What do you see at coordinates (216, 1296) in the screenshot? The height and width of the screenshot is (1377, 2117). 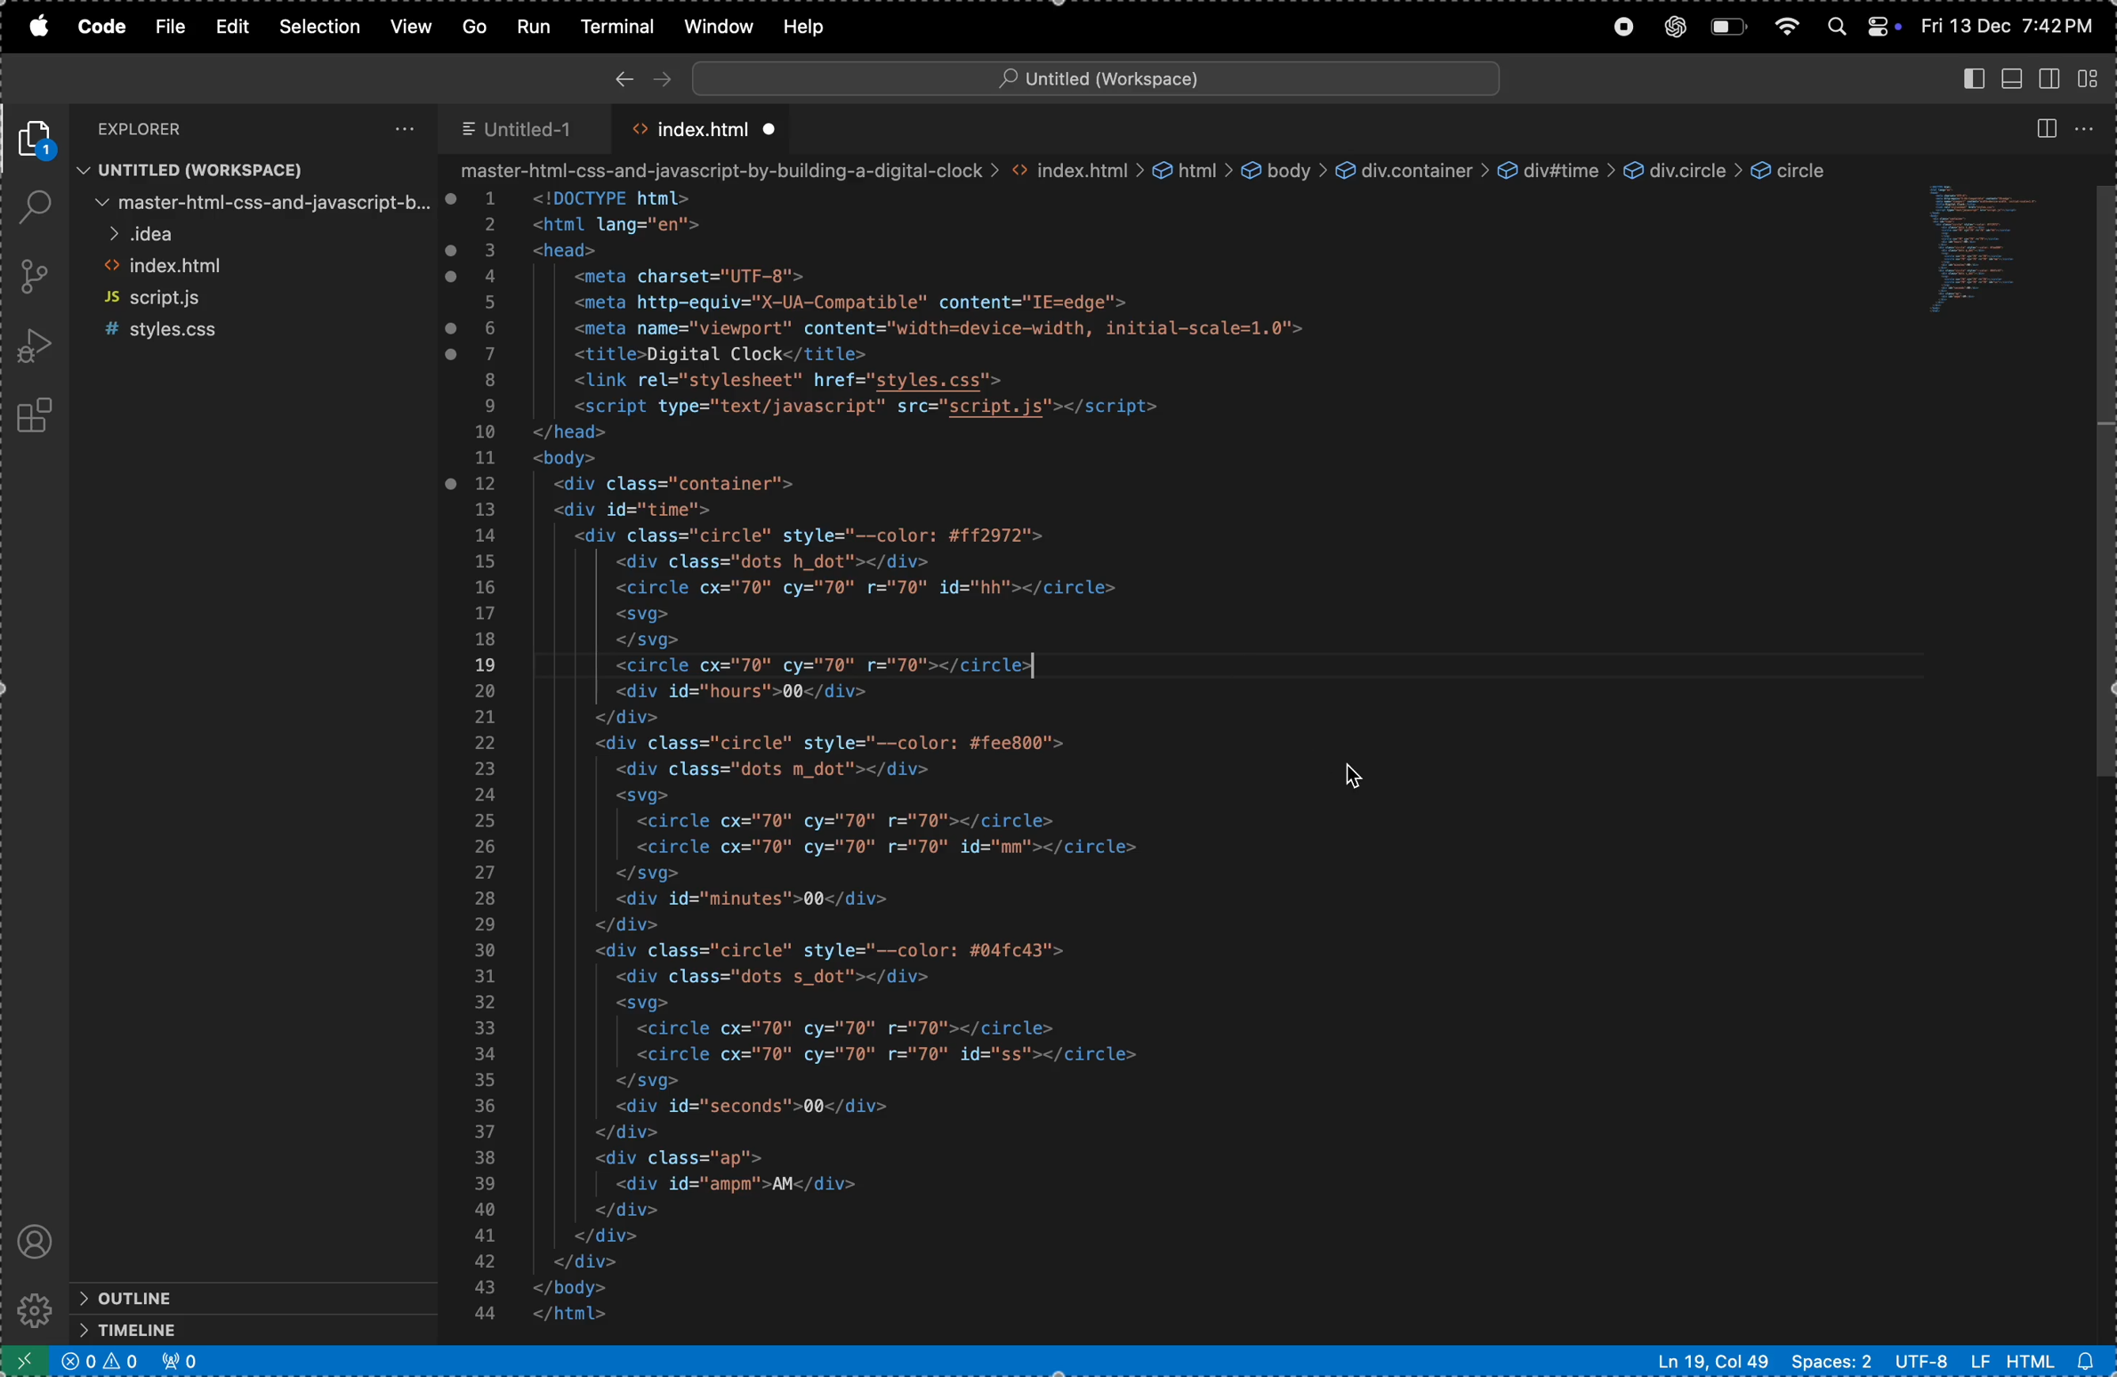 I see `outline` at bounding box center [216, 1296].